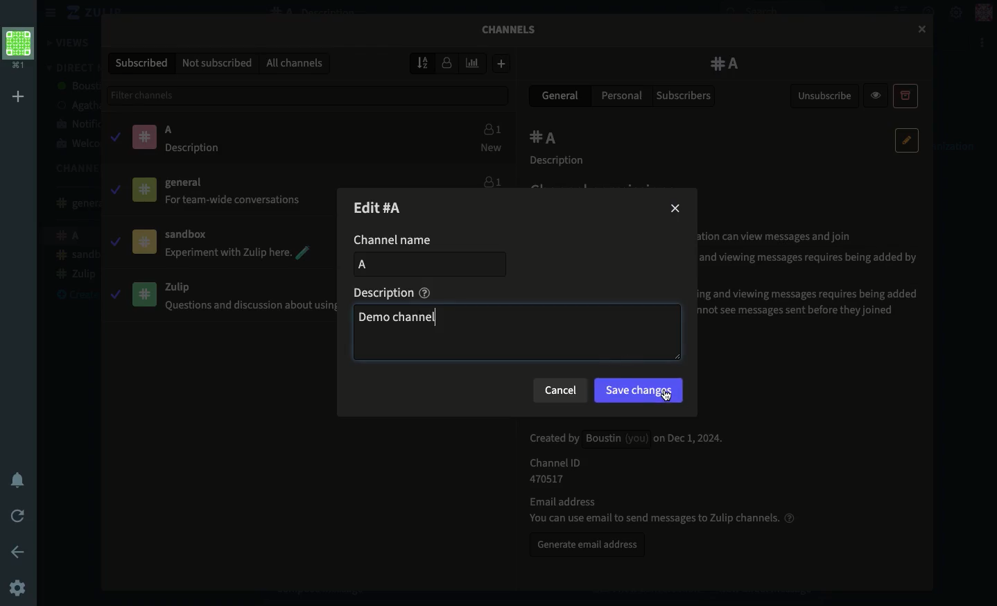 This screenshot has width=997, height=606. I want to click on Profile, so click(983, 13).